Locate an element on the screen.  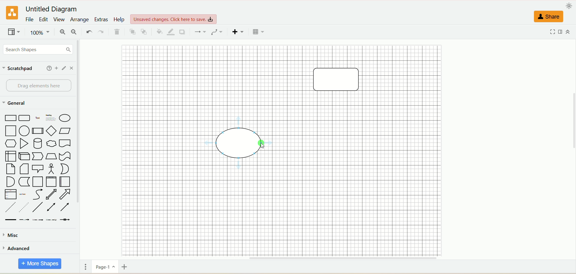
extras is located at coordinates (101, 19).